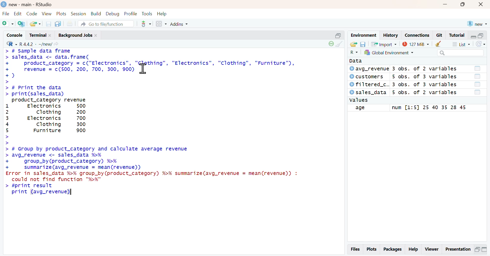 Image resolution: width=490 pixels, height=256 pixels. What do you see at coordinates (35, 24) in the screenshot?
I see `Open an Existing File` at bounding box center [35, 24].